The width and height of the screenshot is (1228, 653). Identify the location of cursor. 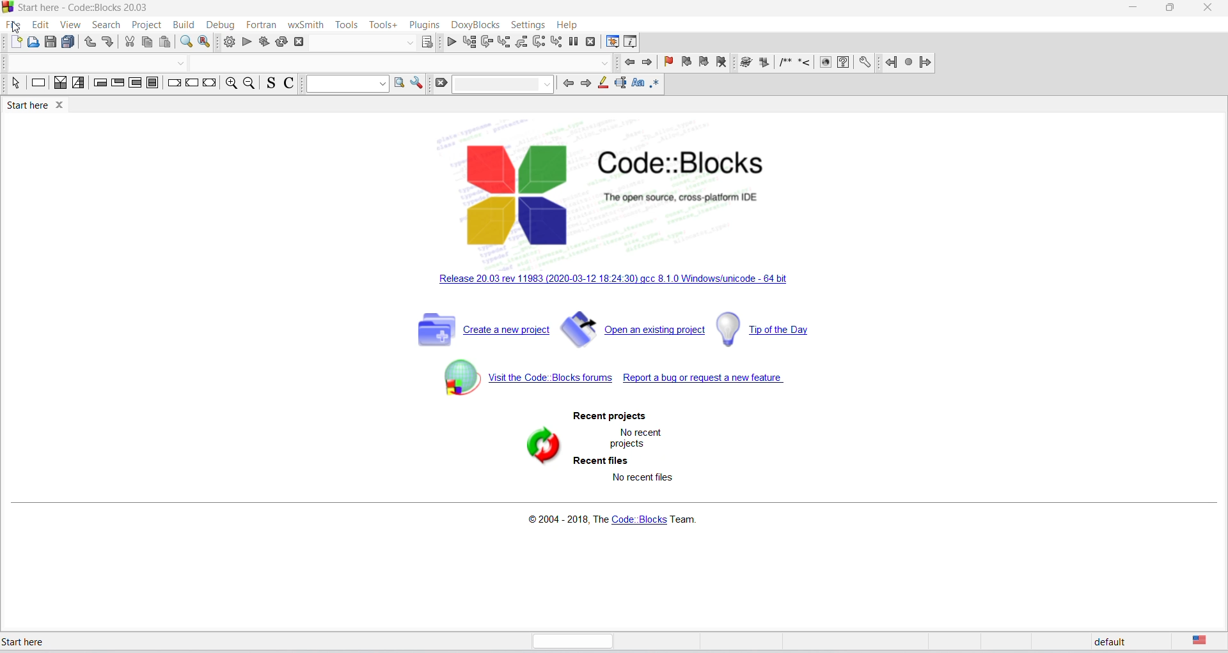
(17, 28).